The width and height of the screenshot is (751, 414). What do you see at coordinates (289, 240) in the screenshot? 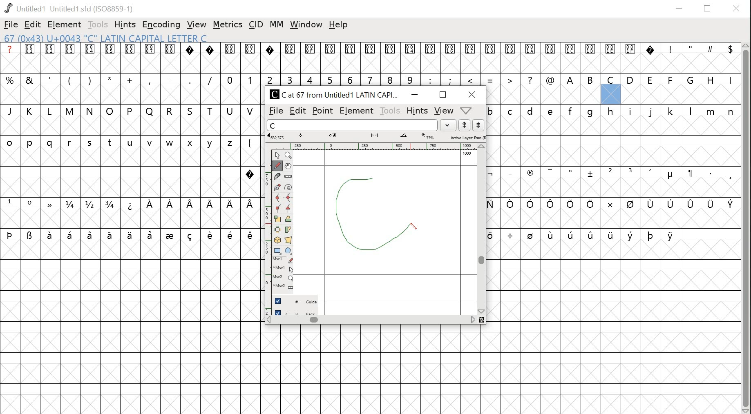
I see `perspective` at bounding box center [289, 240].